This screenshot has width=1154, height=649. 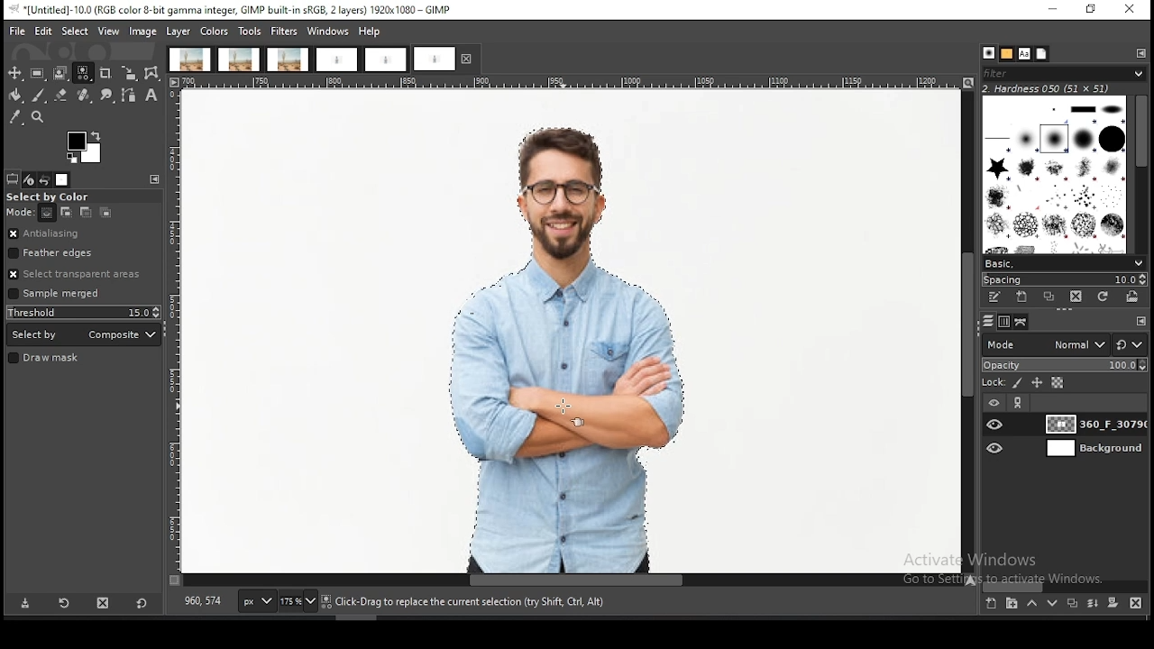 I want to click on lock position and size, so click(x=1036, y=384).